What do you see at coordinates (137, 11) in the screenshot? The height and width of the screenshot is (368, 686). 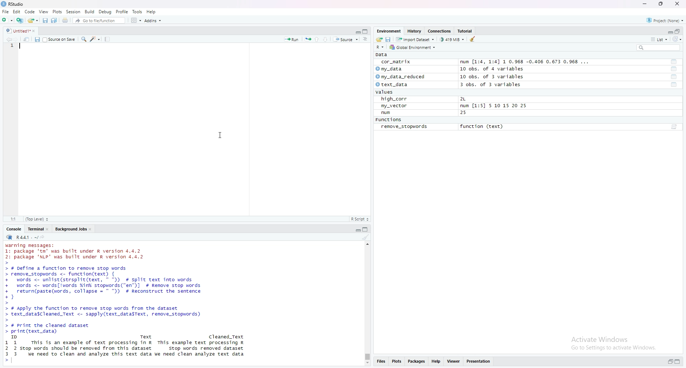 I see `Tools` at bounding box center [137, 11].